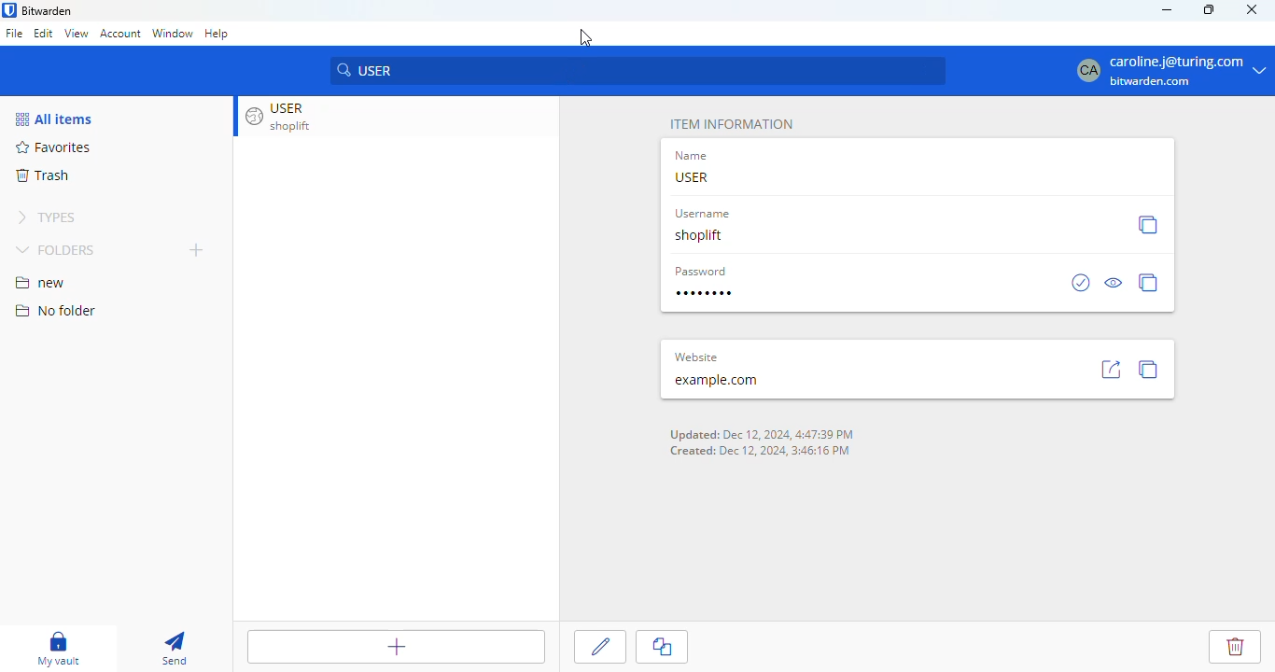 Image resolution: width=1275 pixels, height=672 pixels. Describe the element at coordinates (694, 177) in the screenshot. I see `USER` at that location.